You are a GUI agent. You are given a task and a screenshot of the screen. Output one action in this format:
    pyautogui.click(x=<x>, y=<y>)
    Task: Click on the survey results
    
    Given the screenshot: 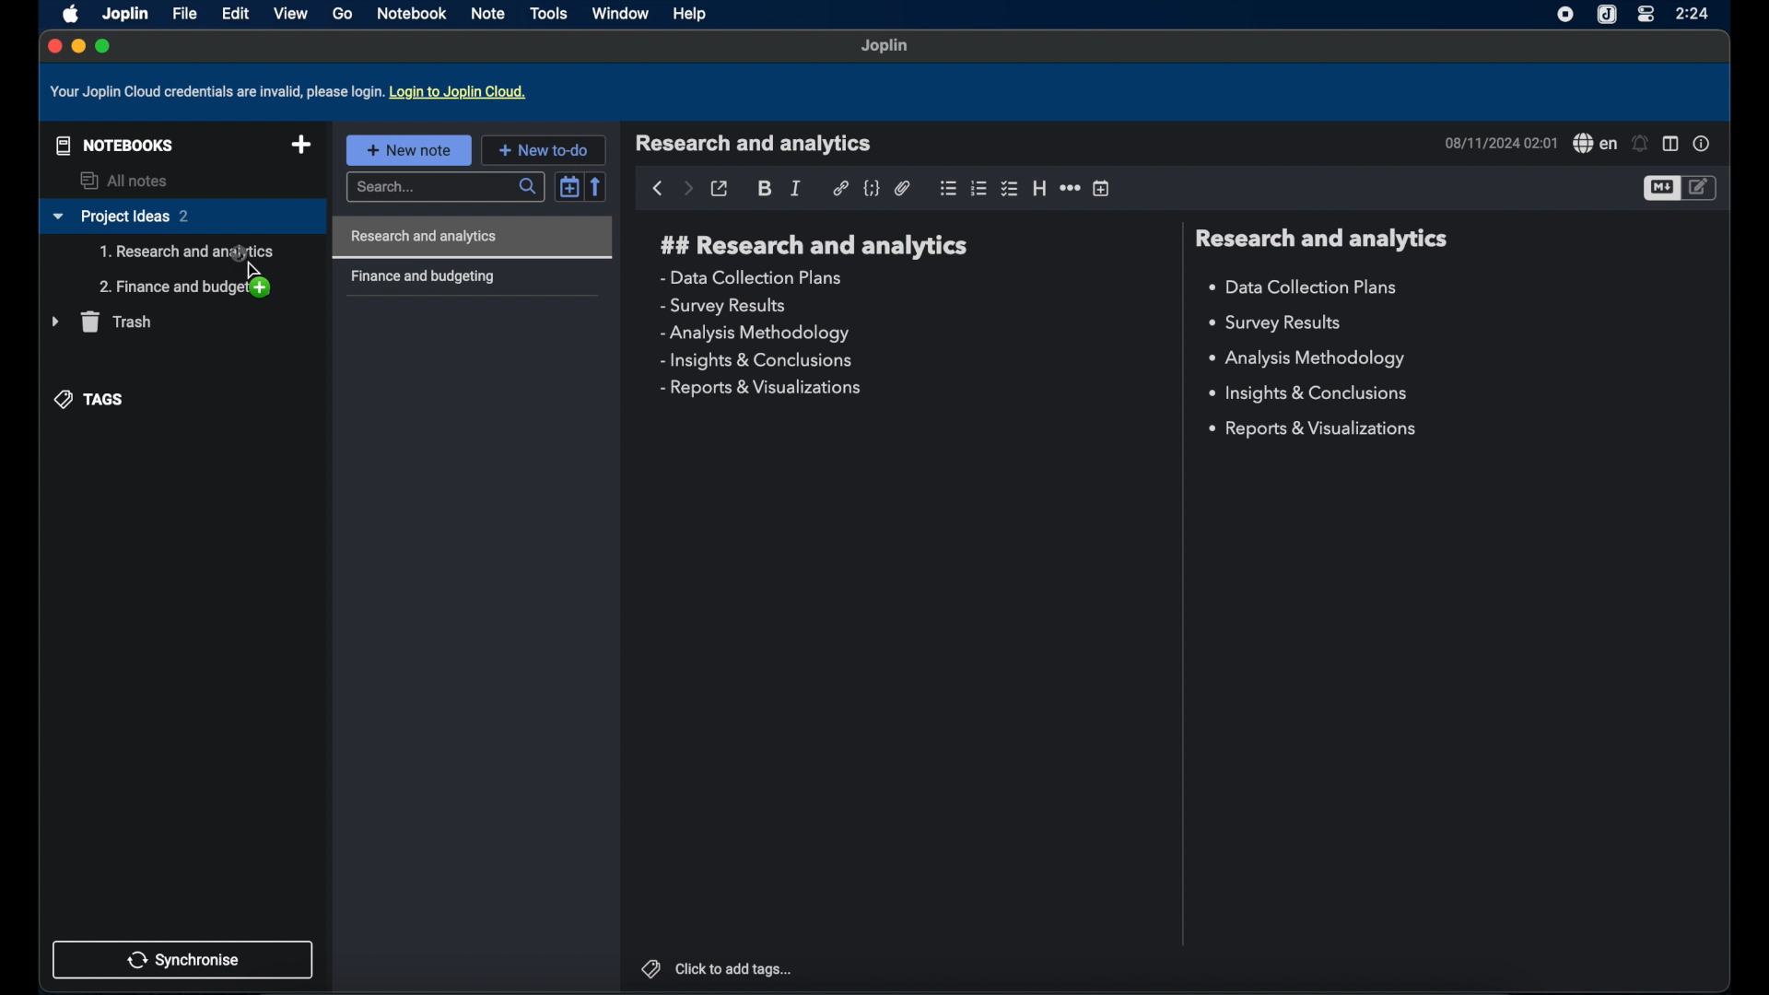 What is the action you would take?
    pyautogui.click(x=723, y=307)
    